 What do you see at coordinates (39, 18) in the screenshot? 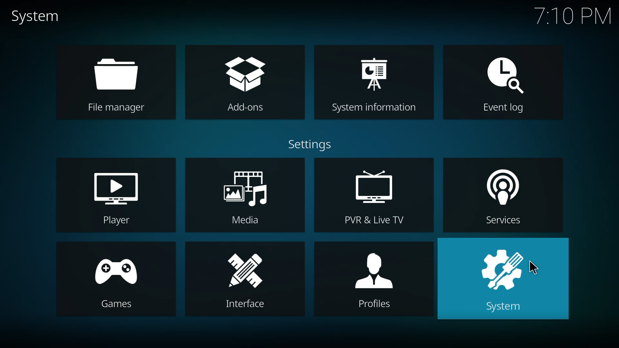
I see `system` at bounding box center [39, 18].